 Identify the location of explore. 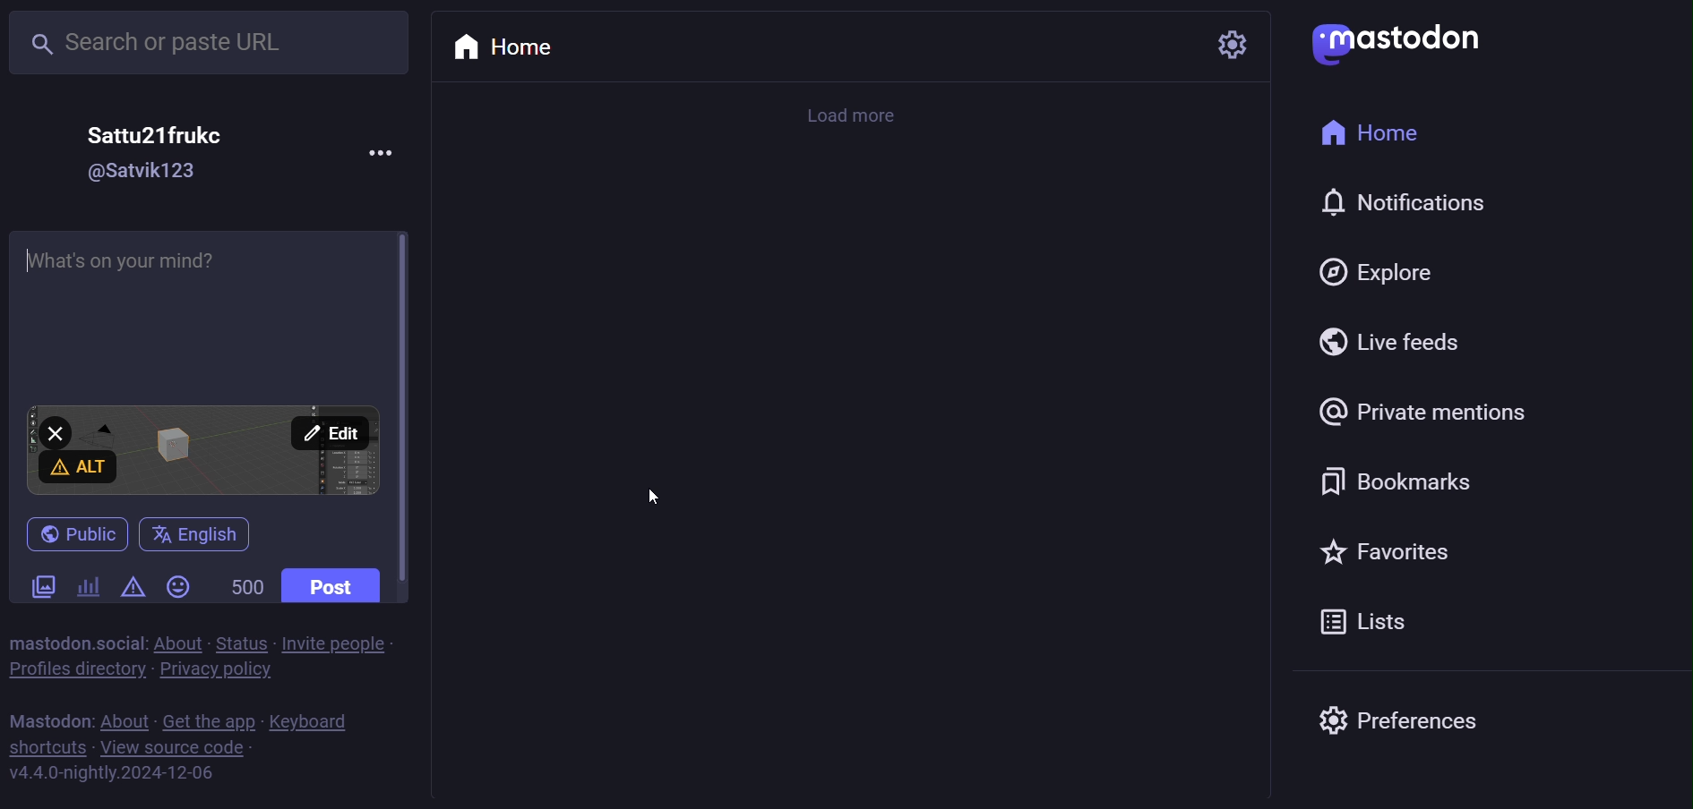
(1377, 272).